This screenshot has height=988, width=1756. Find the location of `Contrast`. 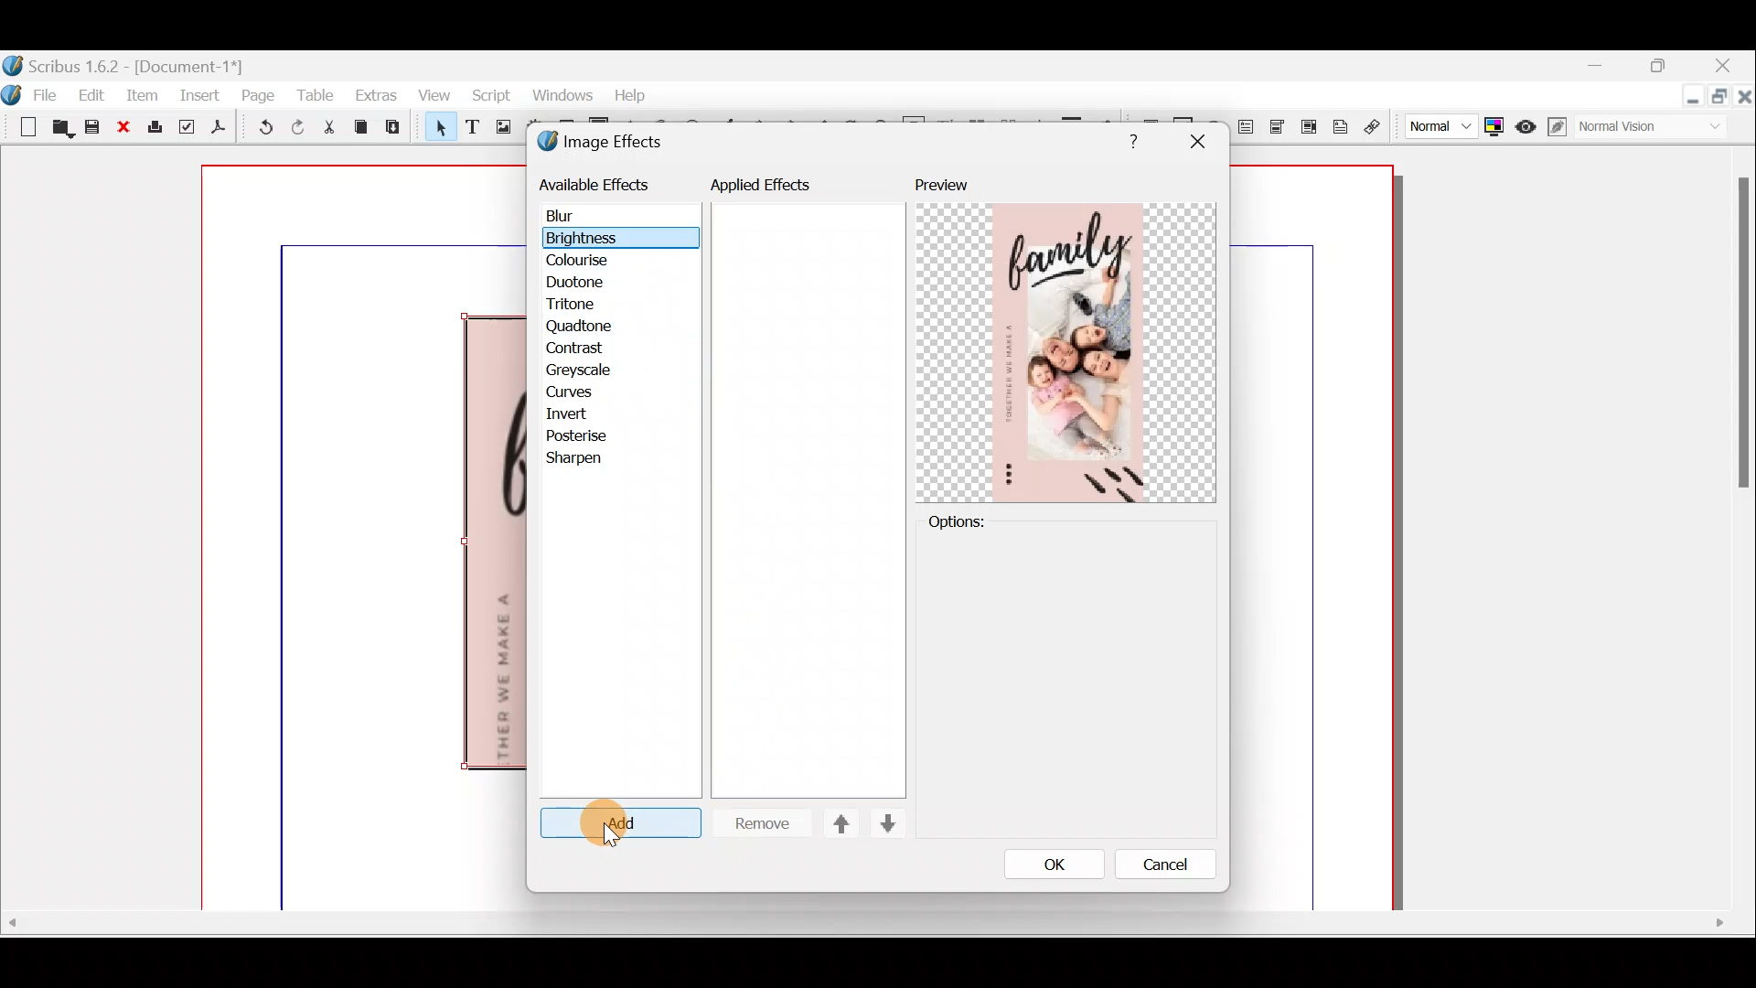

Contrast is located at coordinates (580, 350).